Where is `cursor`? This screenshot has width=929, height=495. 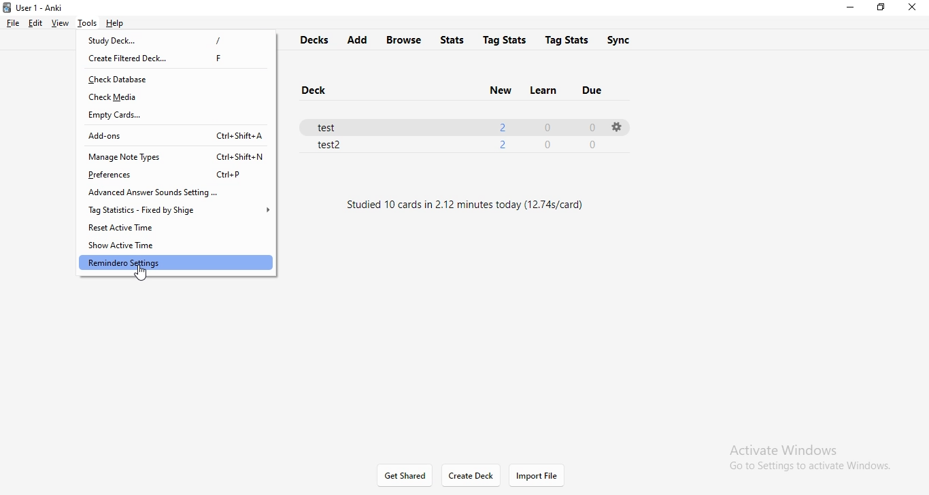 cursor is located at coordinates (142, 276).